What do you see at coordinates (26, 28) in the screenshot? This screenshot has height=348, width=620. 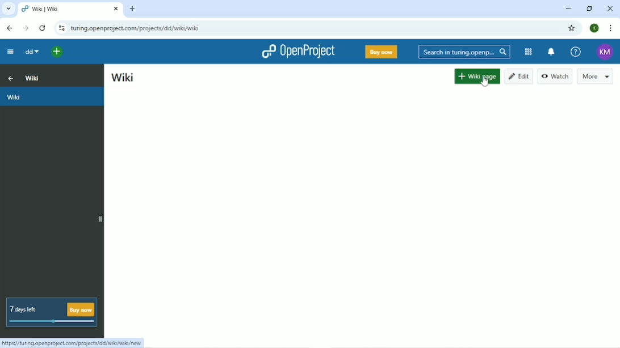 I see `Forward` at bounding box center [26, 28].